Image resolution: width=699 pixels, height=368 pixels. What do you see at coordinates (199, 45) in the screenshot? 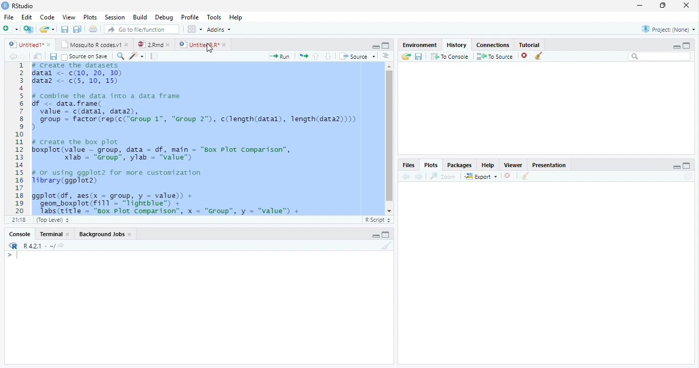
I see `UntitledR.R*` at bounding box center [199, 45].